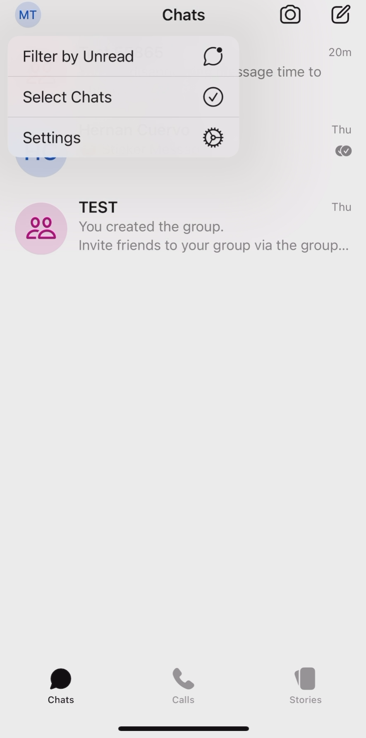 The image size is (366, 738). I want to click on new chat, so click(341, 15).